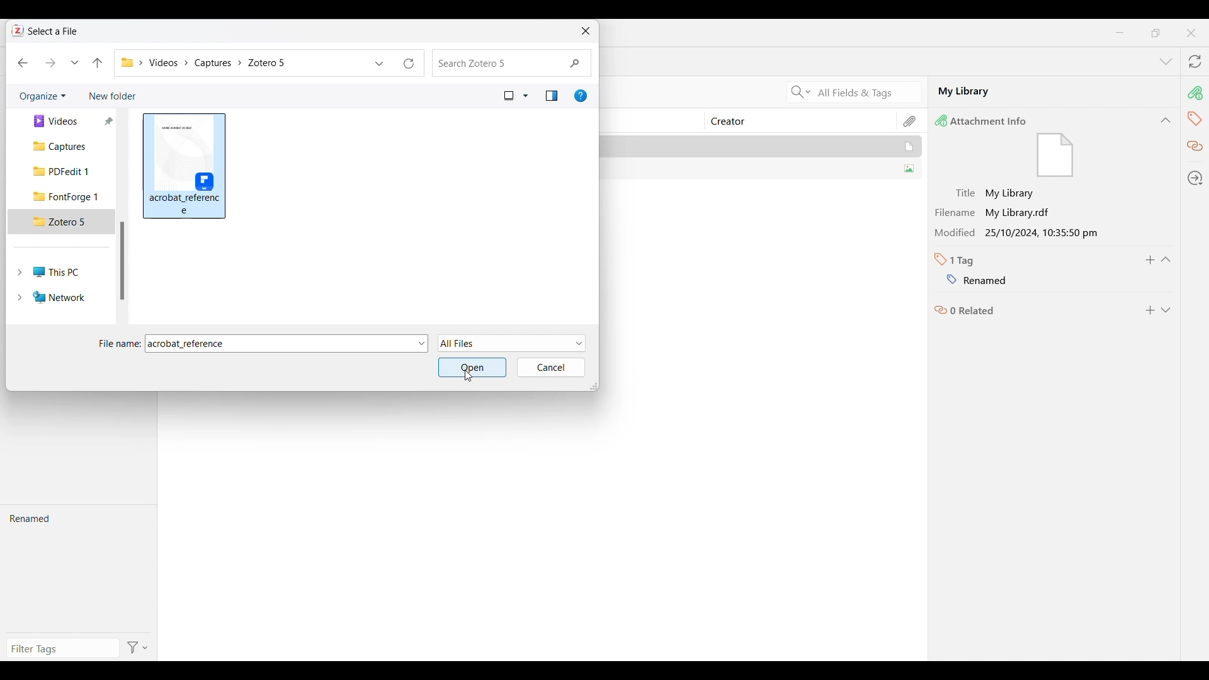 The width and height of the screenshot is (1209, 680). What do you see at coordinates (67, 171) in the screenshot?
I see `PDFedit 1 folder` at bounding box center [67, 171].